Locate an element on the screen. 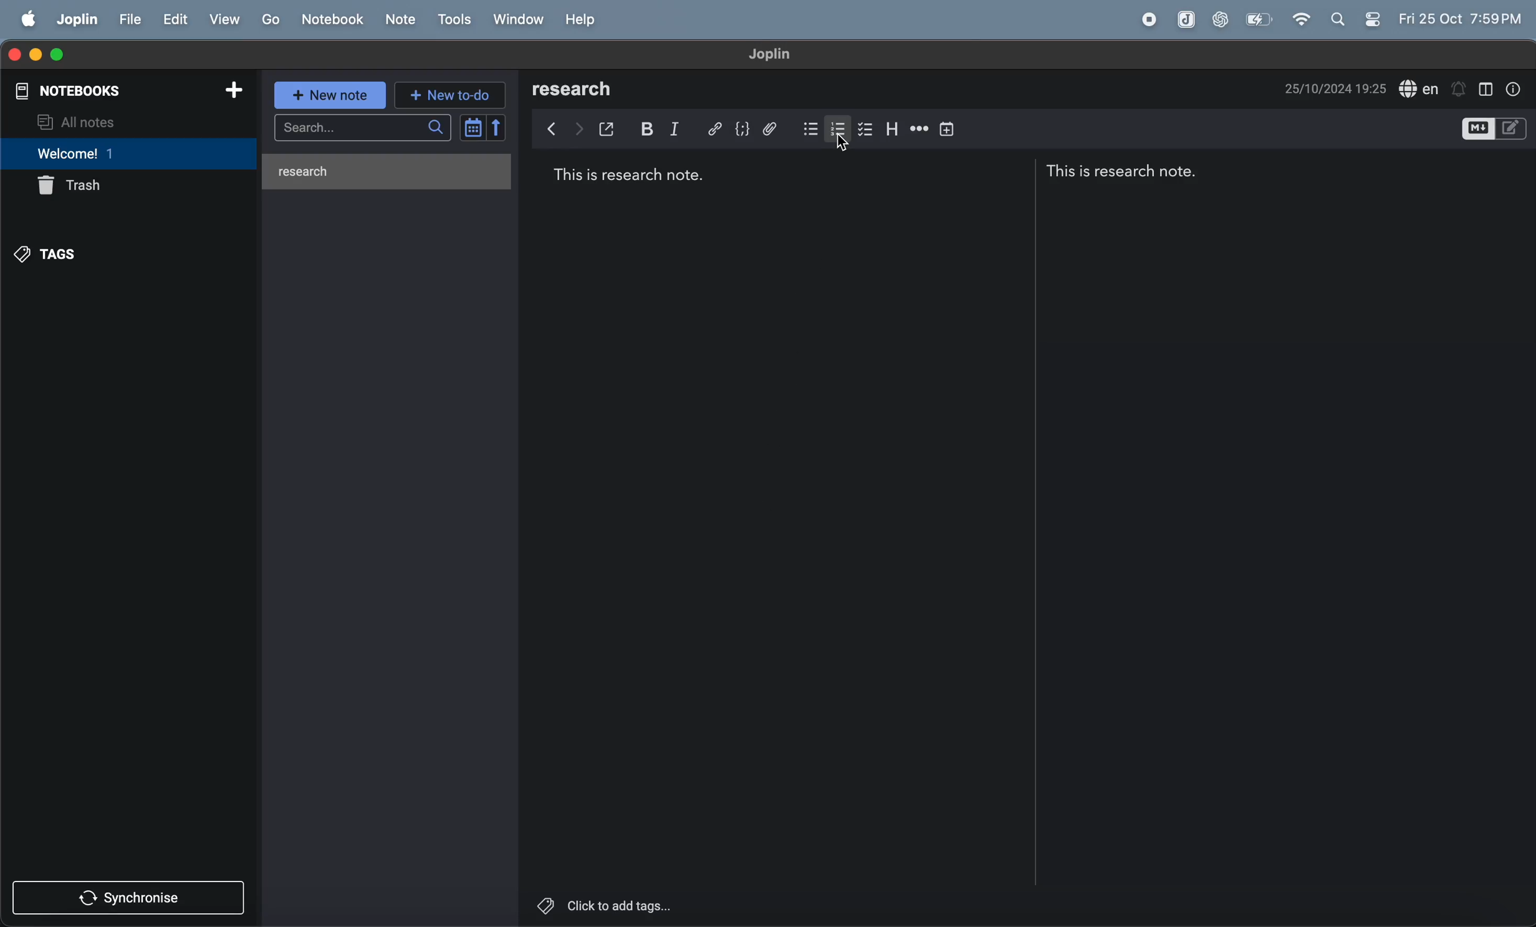 This screenshot has height=927, width=1536. trash is located at coordinates (78, 188).